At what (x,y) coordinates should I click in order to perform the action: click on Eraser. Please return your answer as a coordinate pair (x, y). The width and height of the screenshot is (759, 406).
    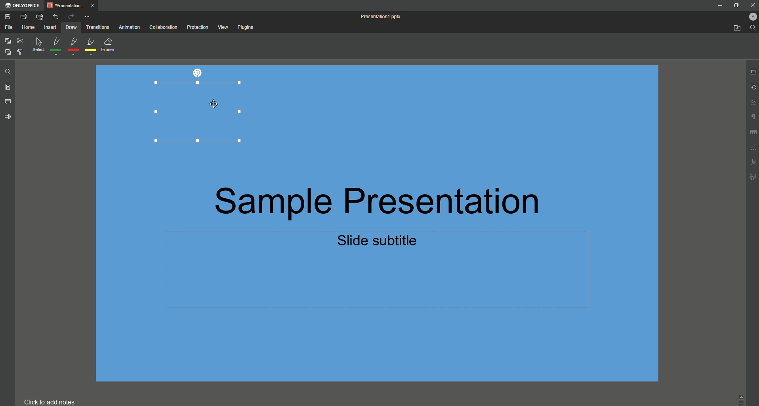
    Looking at the image, I should click on (111, 46).